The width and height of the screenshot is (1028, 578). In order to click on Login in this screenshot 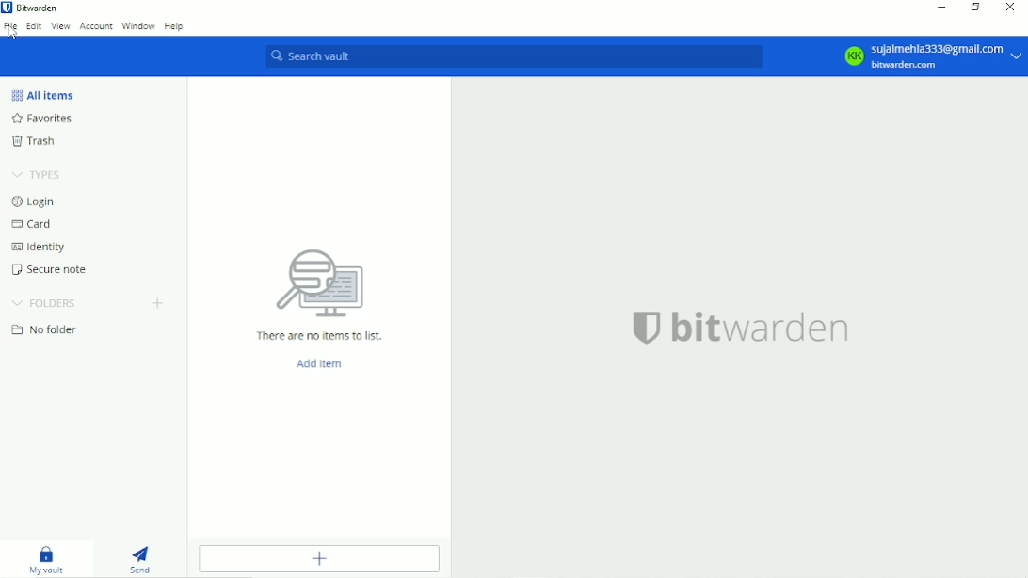, I will do `click(38, 202)`.